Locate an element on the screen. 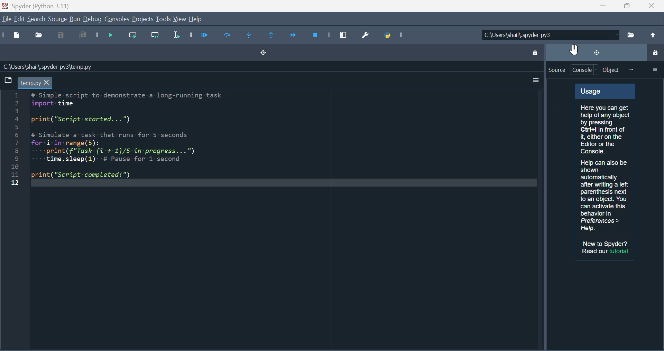 This screenshot has width=664, height=351. Source is located at coordinates (556, 70).